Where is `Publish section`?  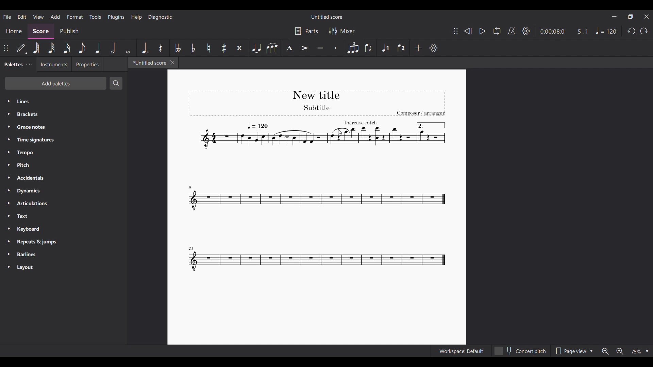
Publish section is located at coordinates (69, 32).